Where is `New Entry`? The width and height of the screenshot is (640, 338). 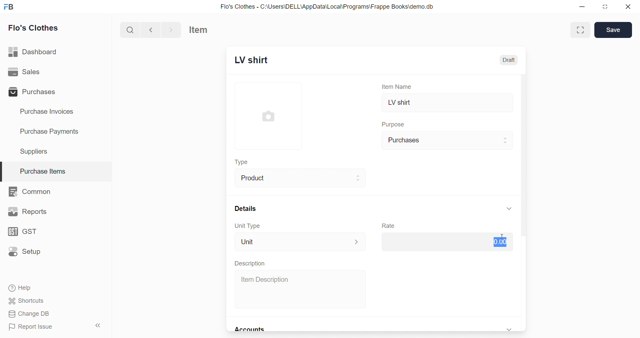
New Entry is located at coordinates (261, 61).